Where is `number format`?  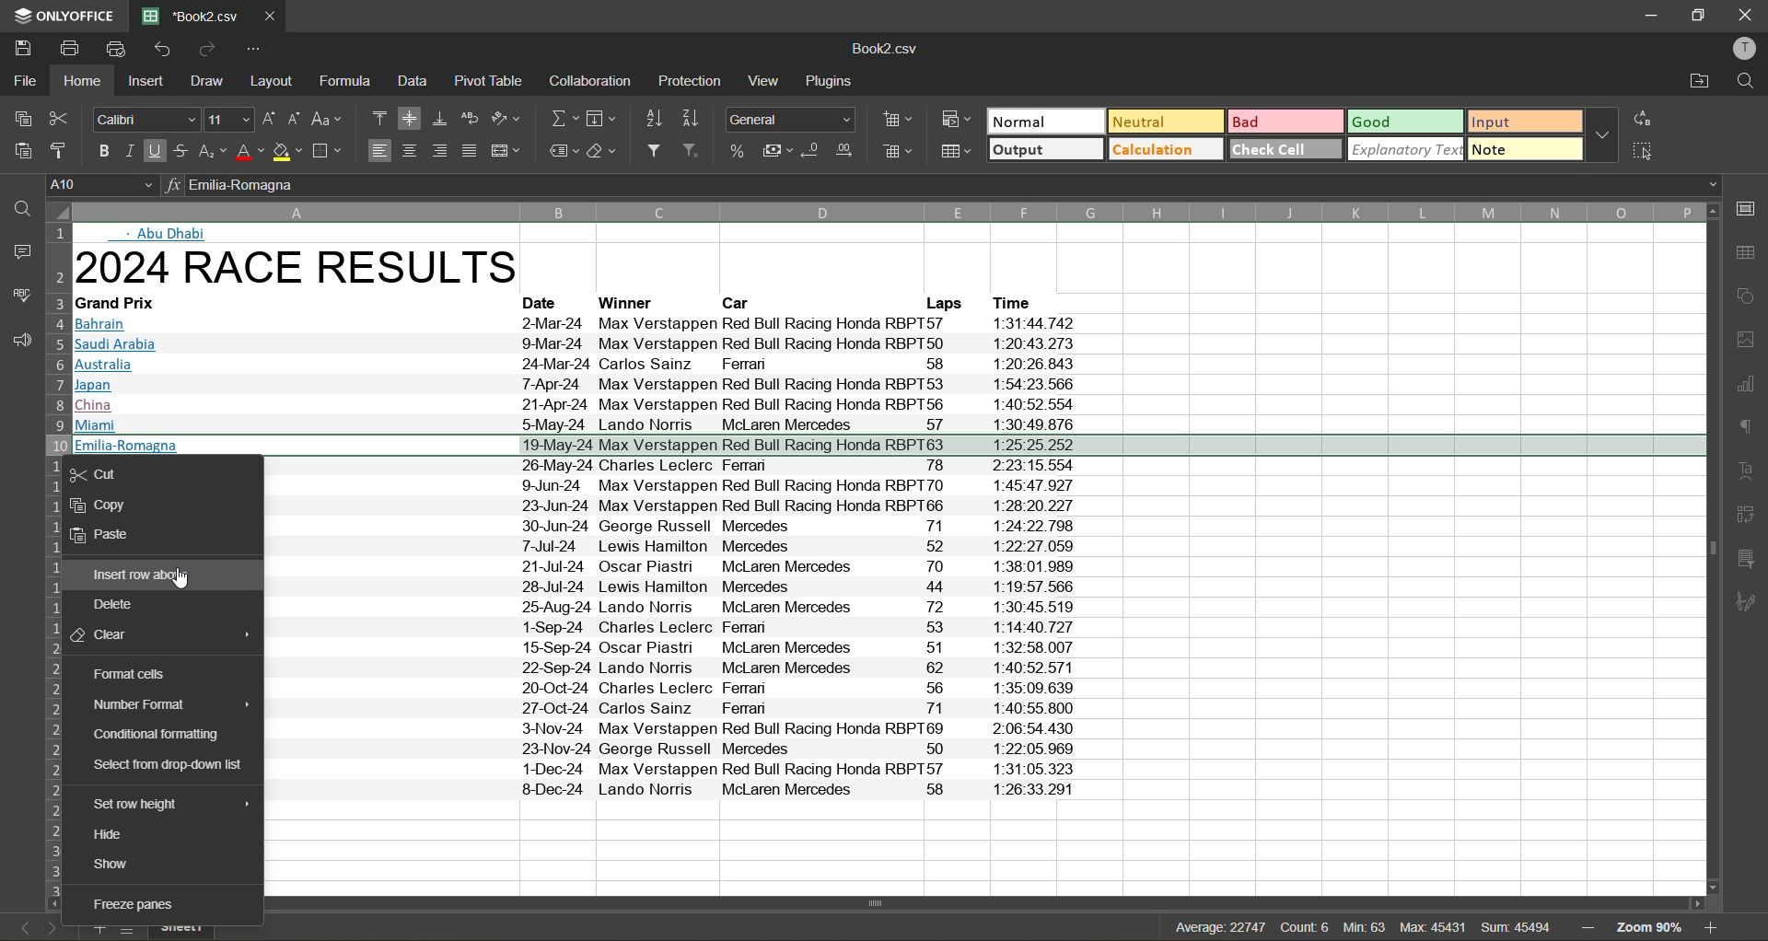
number format is located at coordinates (165, 703).